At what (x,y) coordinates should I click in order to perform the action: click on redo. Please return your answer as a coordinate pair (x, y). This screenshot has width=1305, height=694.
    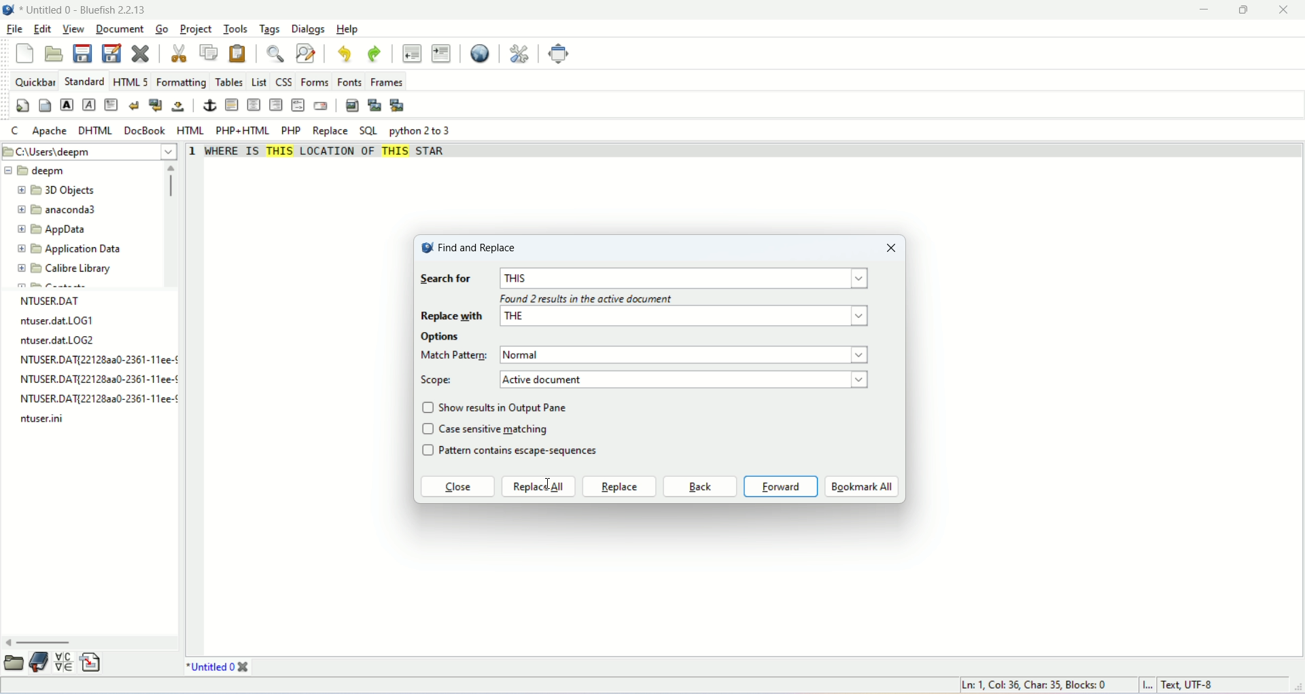
    Looking at the image, I should click on (375, 54).